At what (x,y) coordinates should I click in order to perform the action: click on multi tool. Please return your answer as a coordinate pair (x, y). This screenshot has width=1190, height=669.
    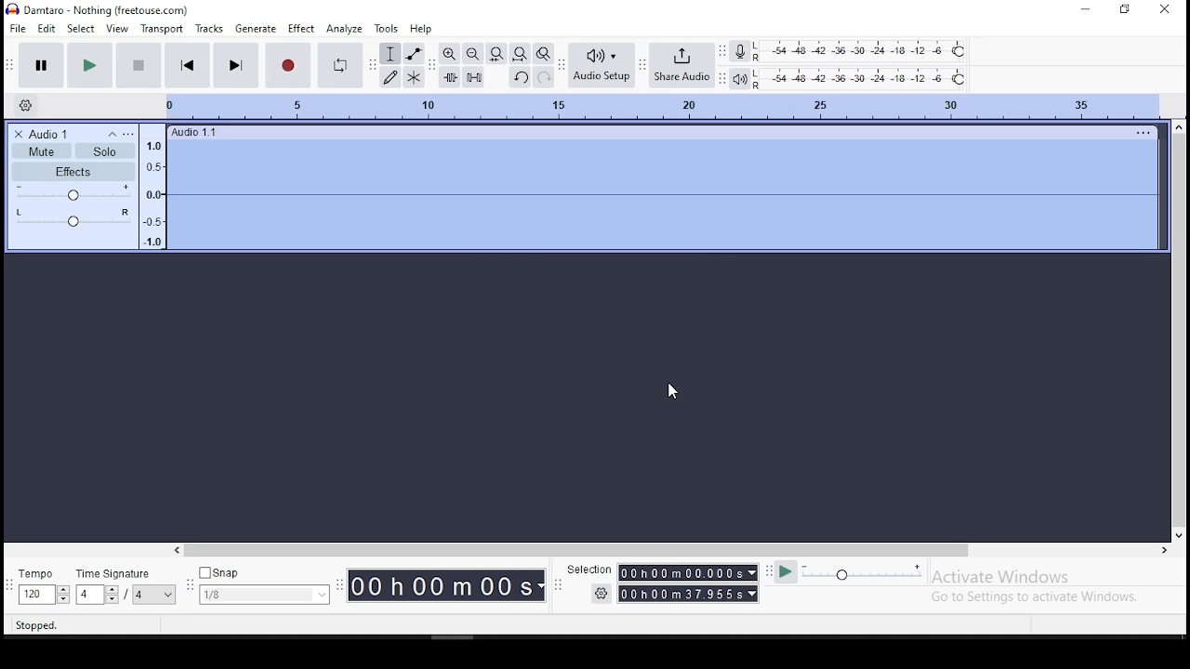
    Looking at the image, I should click on (414, 77).